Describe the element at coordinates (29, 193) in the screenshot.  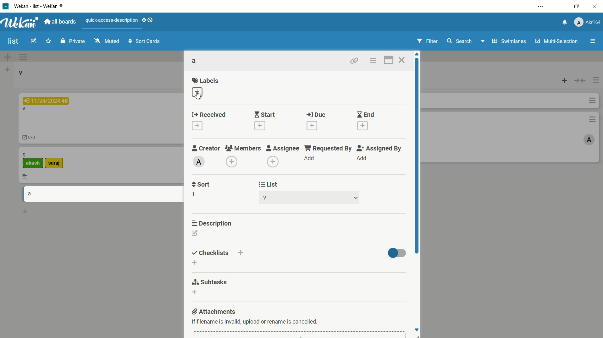
I see `a` at that location.